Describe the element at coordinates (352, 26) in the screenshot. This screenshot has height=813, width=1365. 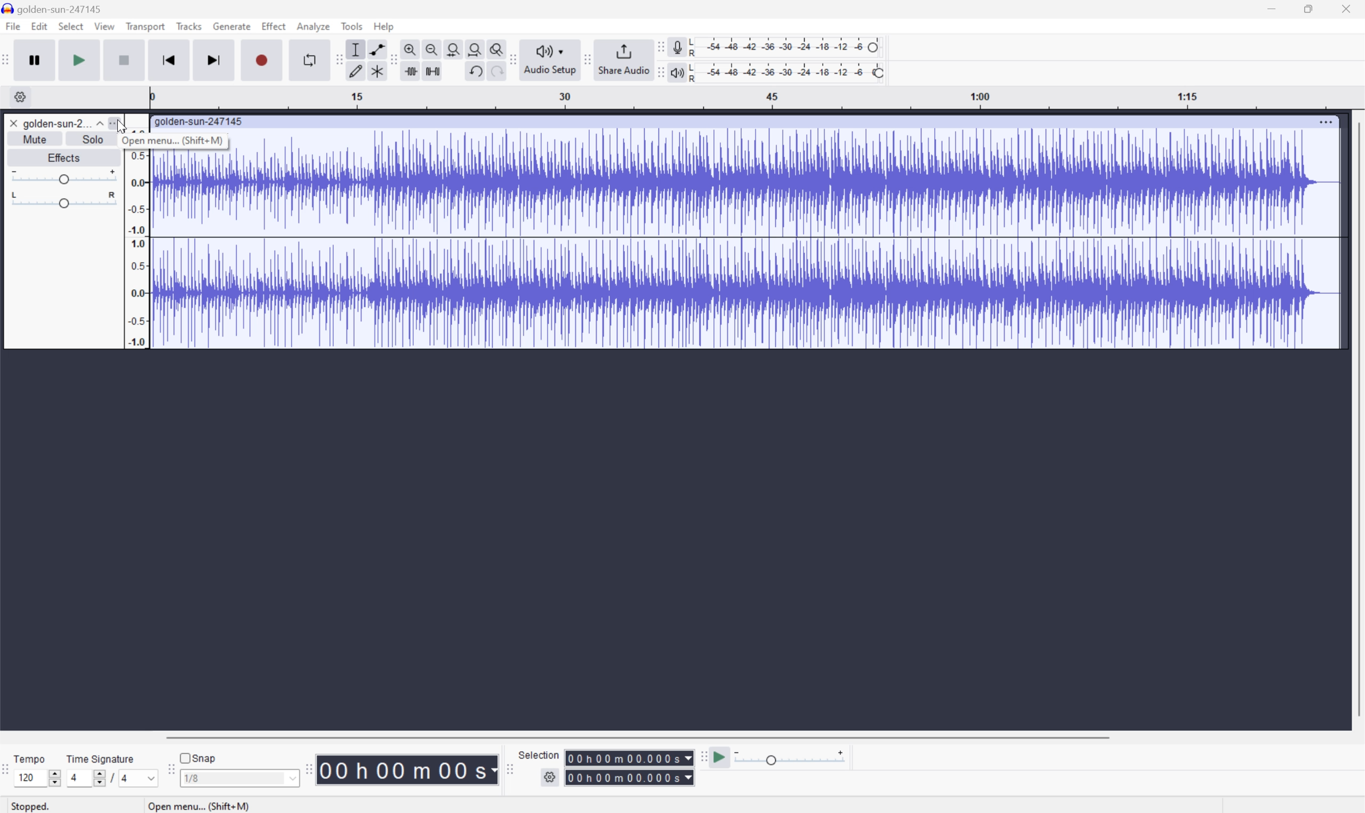
I see `Tools` at that location.